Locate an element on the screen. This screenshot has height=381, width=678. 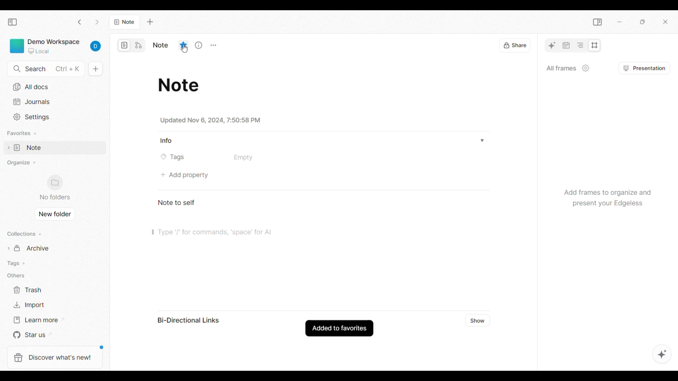
All frames is located at coordinates (561, 68).